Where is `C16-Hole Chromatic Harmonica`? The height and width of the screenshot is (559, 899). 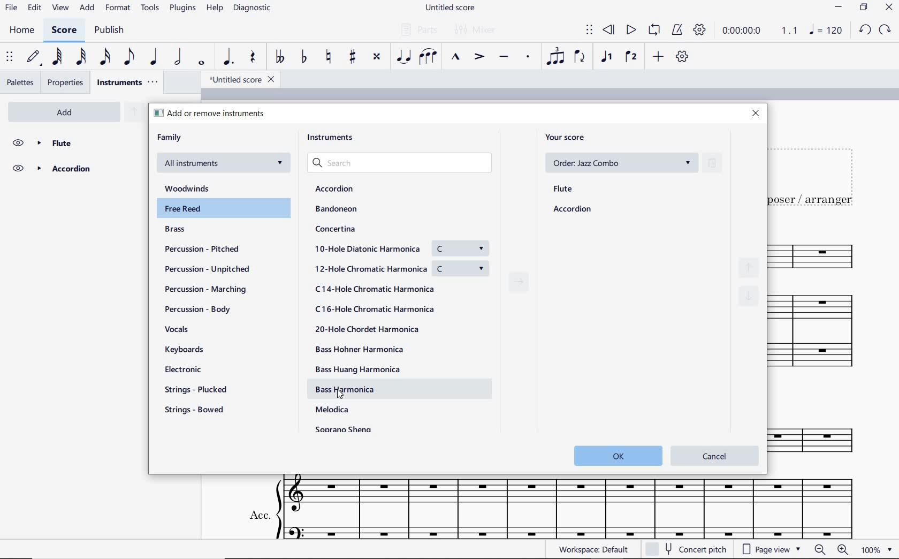 C16-Hole Chromatic Harmonica is located at coordinates (375, 308).